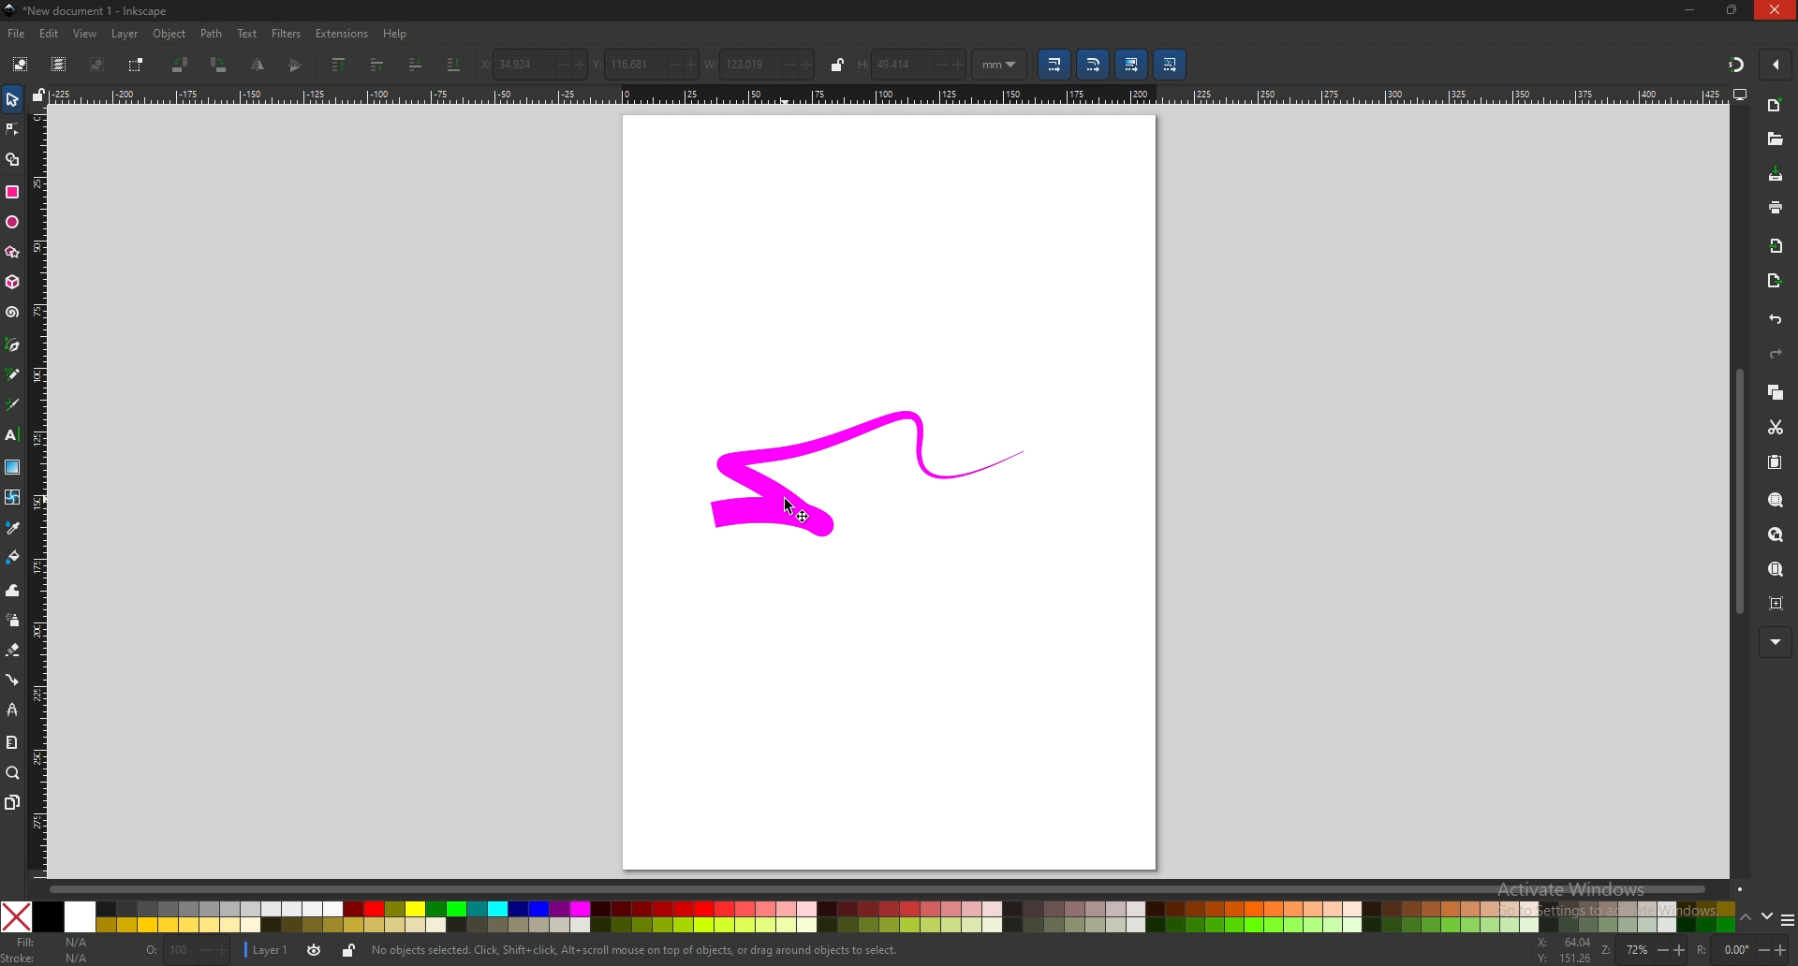  Describe the element at coordinates (877, 476) in the screenshot. I see `drawing` at that location.